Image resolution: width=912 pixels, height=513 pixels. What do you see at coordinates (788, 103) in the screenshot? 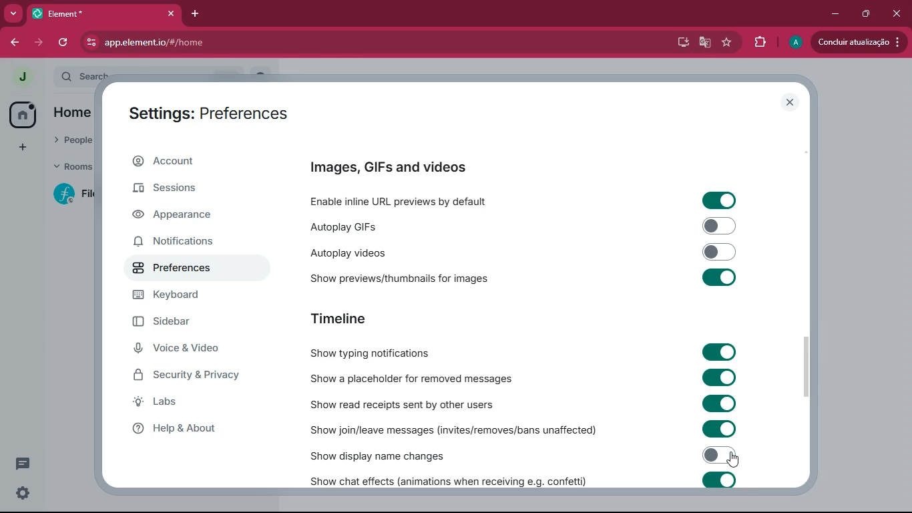
I see `close` at bounding box center [788, 103].